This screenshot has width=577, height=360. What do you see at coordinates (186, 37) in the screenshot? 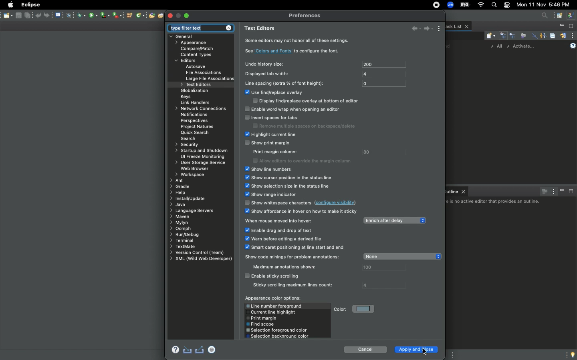
I see `General` at bounding box center [186, 37].